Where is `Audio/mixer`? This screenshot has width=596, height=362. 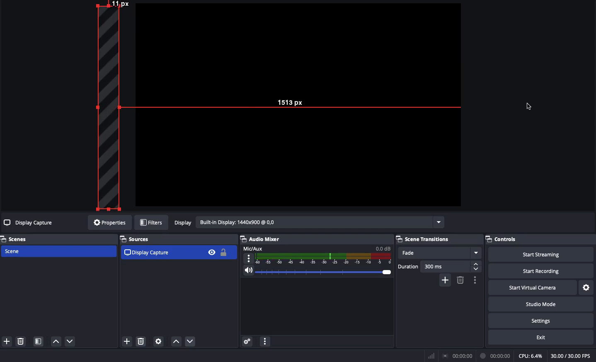
Audio/mixer is located at coordinates (313, 238).